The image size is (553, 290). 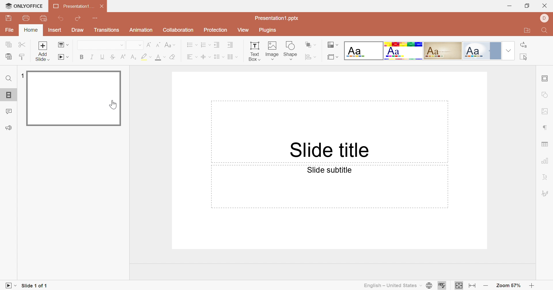 I want to click on Cursor, so click(x=112, y=106).